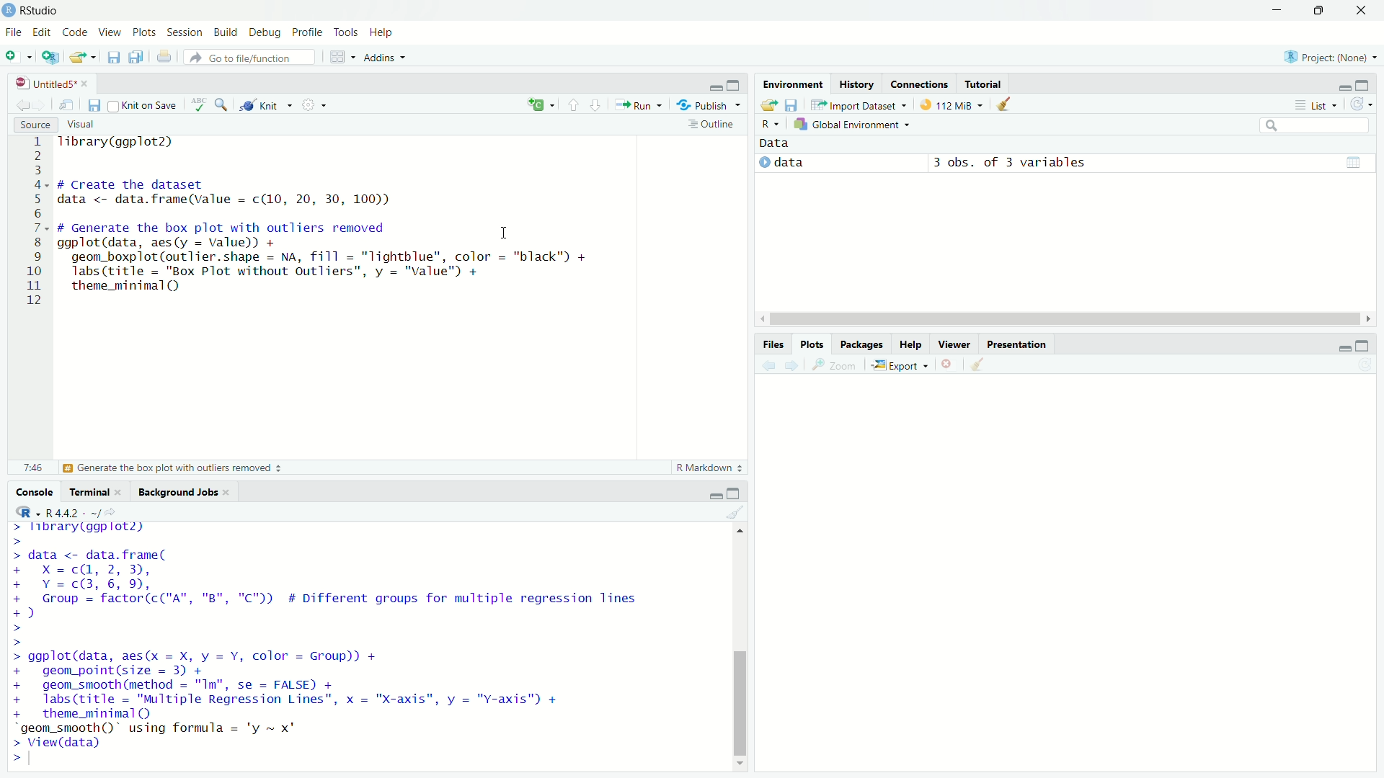  Describe the element at coordinates (162, 58) in the screenshot. I see `print` at that location.